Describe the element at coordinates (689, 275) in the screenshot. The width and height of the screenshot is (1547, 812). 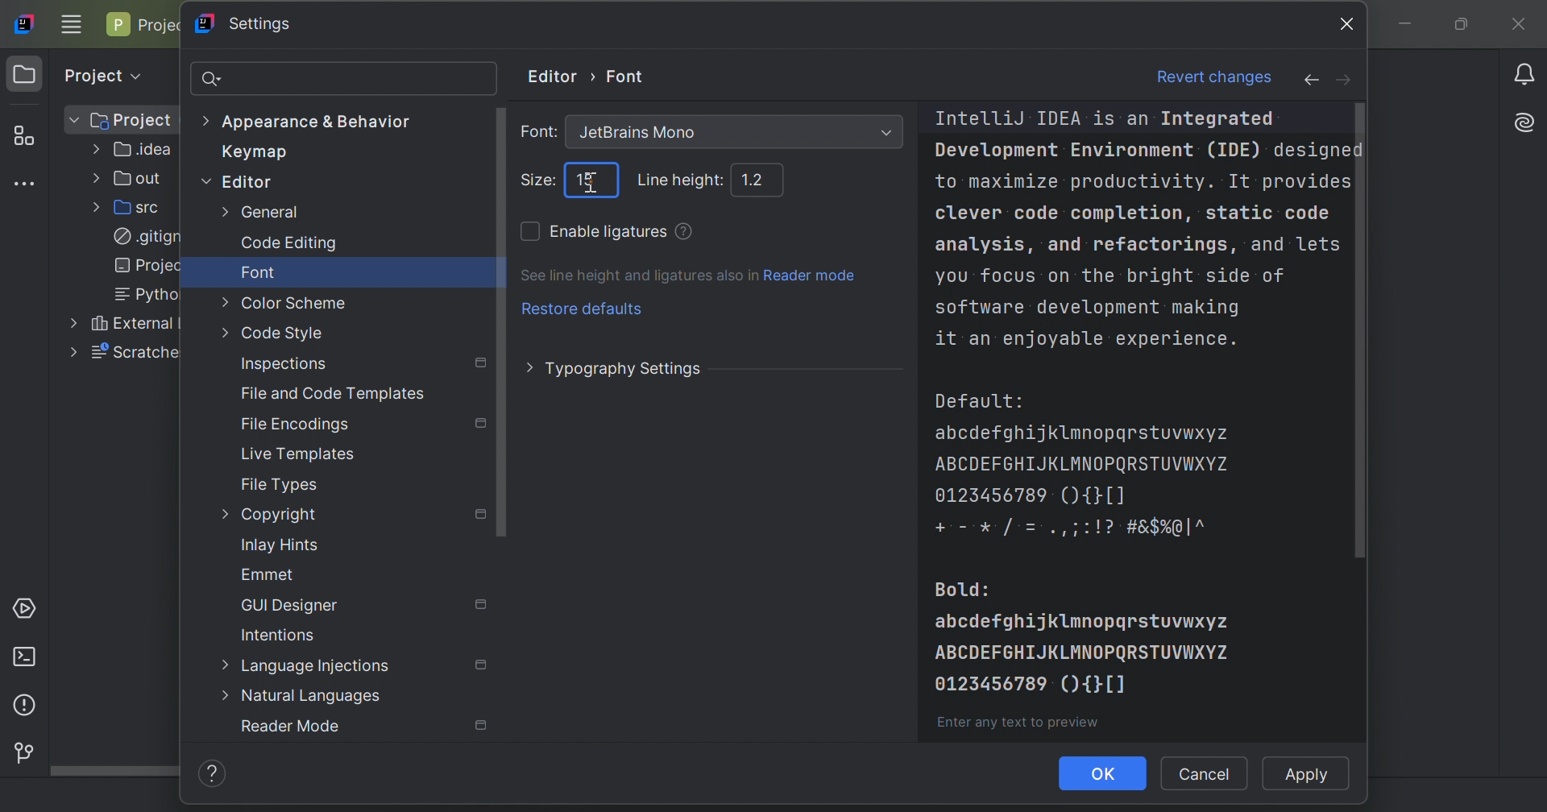
I see `See line height and ligatures also in Reader mode` at that location.